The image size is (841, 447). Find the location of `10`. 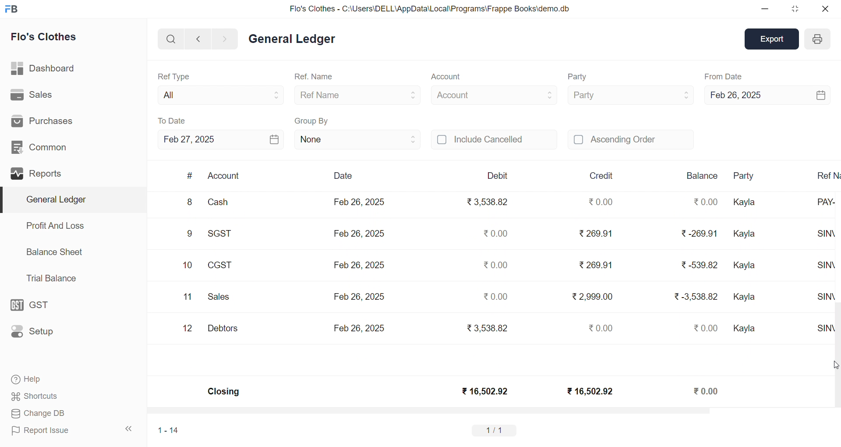

10 is located at coordinates (187, 266).